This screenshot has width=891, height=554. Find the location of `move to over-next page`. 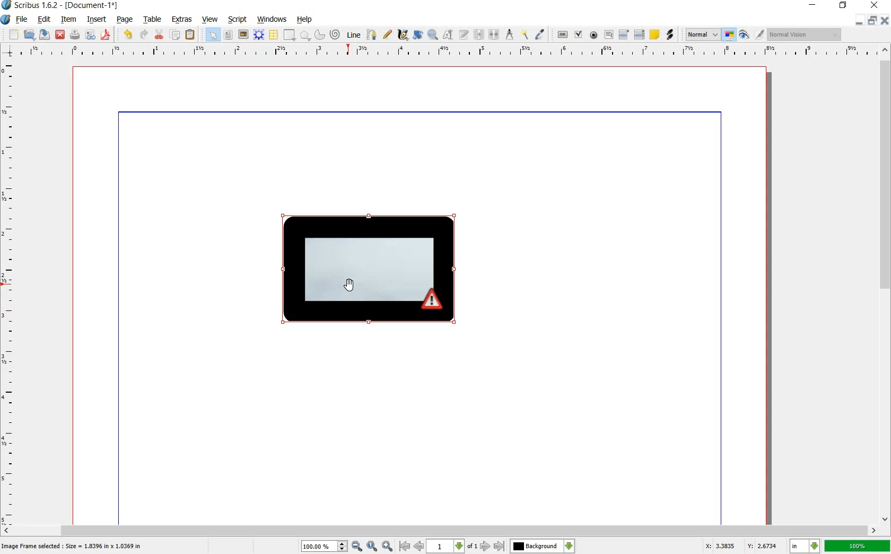

move to over-next page is located at coordinates (501, 547).